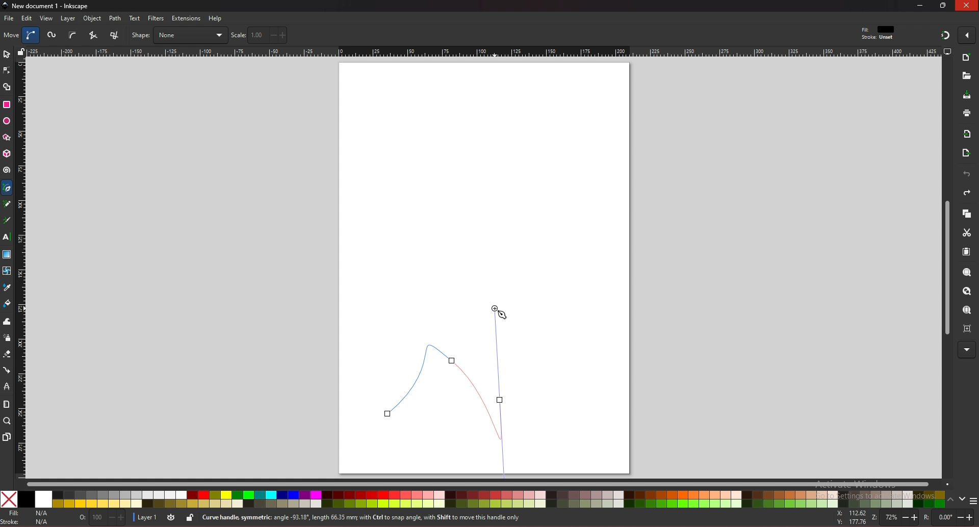 This screenshot has width=979, height=527. I want to click on down, so click(963, 499).